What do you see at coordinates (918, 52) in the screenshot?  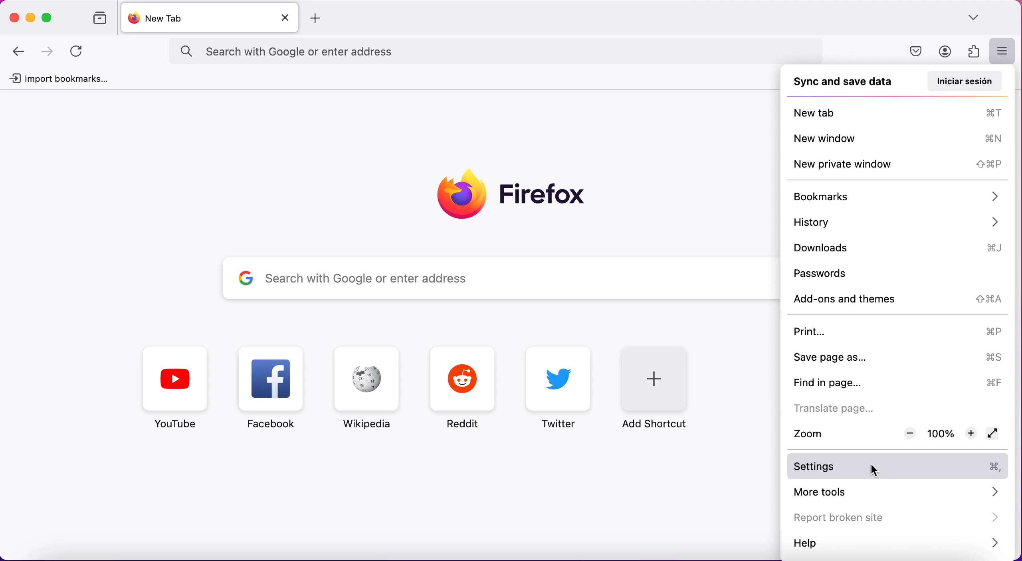 I see `save to pocket` at bounding box center [918, 52].